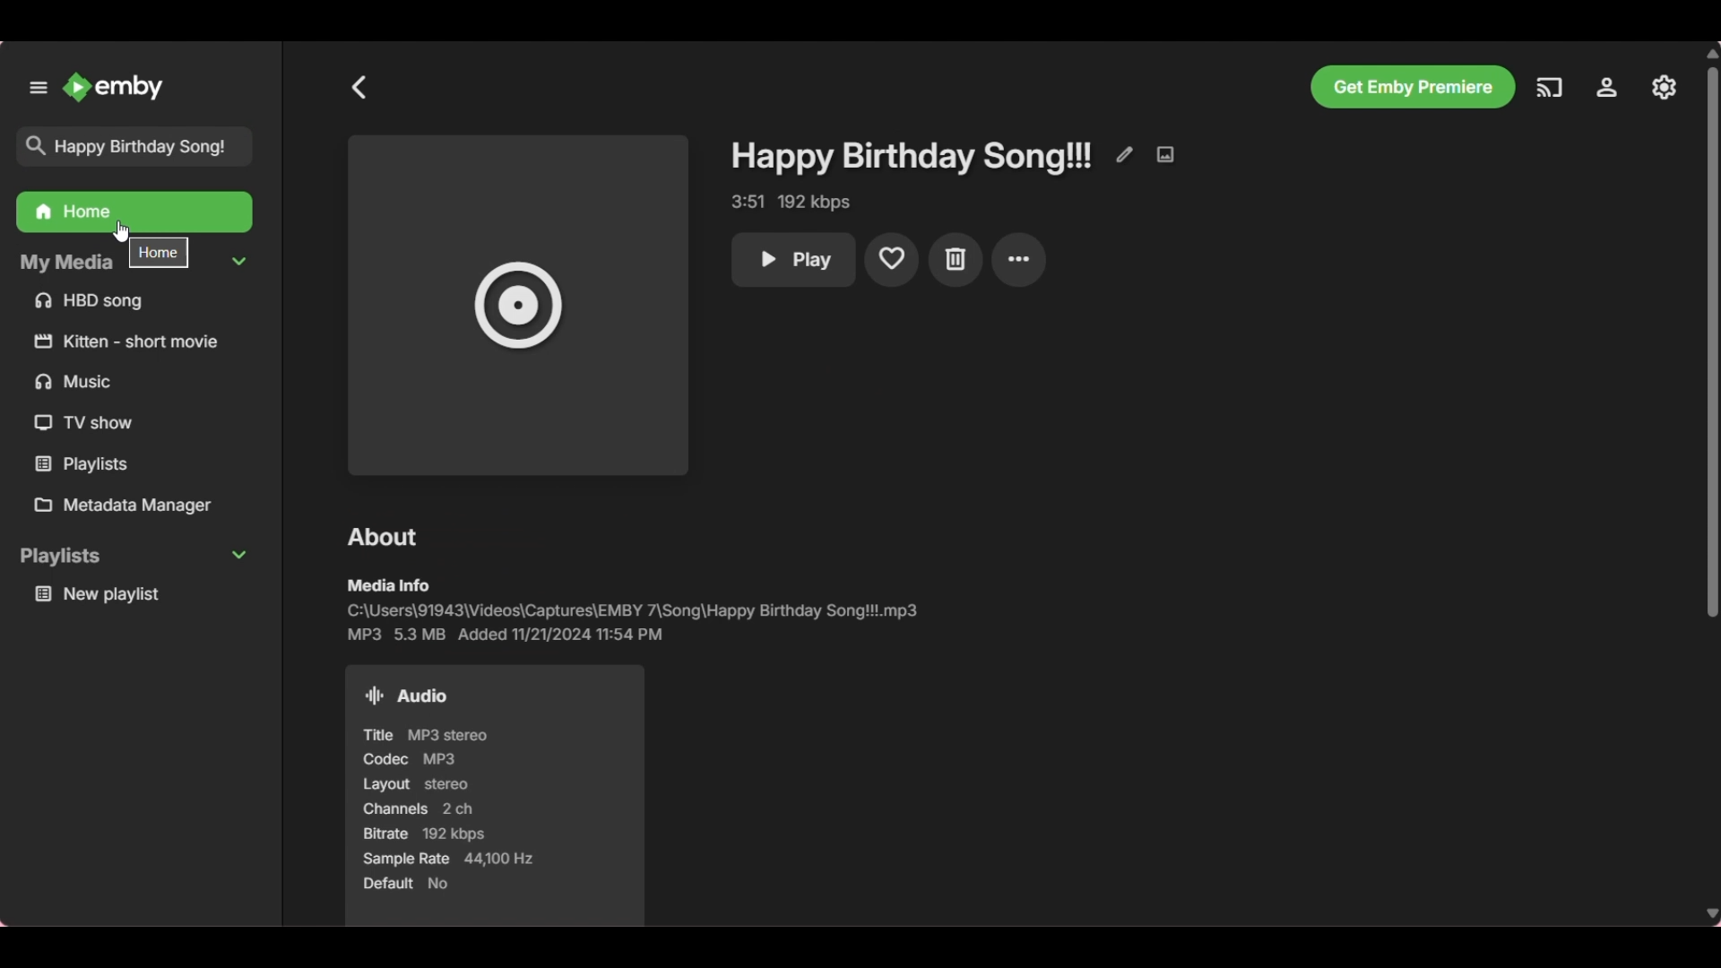  I want to click on HBD song, so click(94, 304).